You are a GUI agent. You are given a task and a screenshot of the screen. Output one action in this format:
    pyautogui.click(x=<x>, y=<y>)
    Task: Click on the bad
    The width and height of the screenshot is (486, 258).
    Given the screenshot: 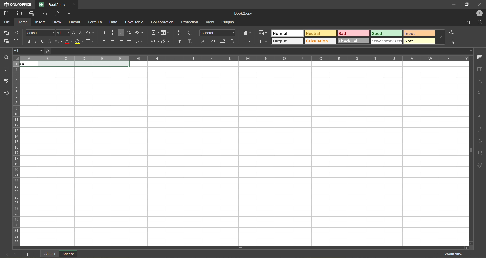 What is the action you would take?
    pyautogui.click(x=354, y=33)
    